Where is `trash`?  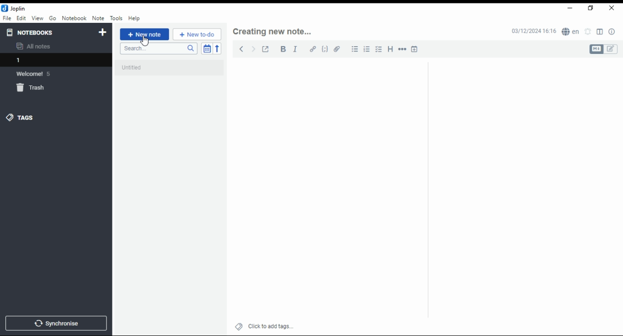
trash is located at coordinates (36, 89).